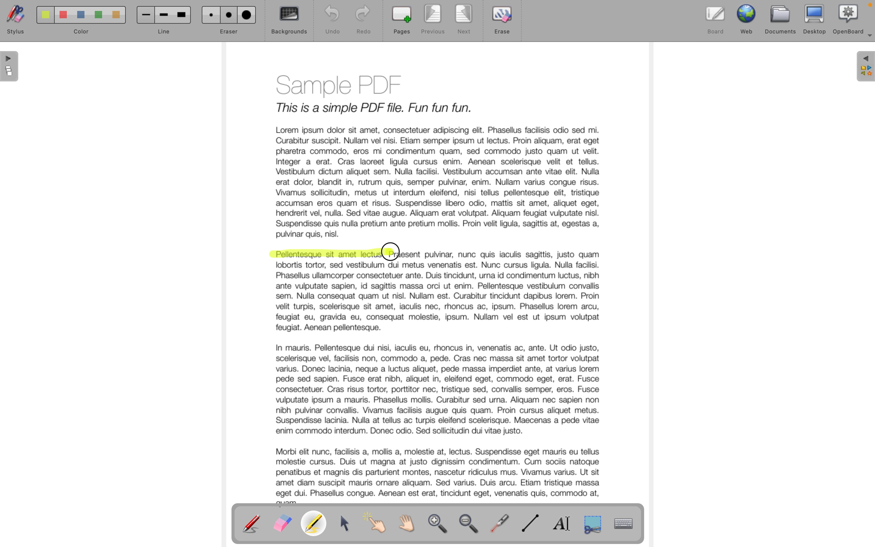 This screenshot has width=875, height=547. I want to click on backgrounds, so click(289, 21).